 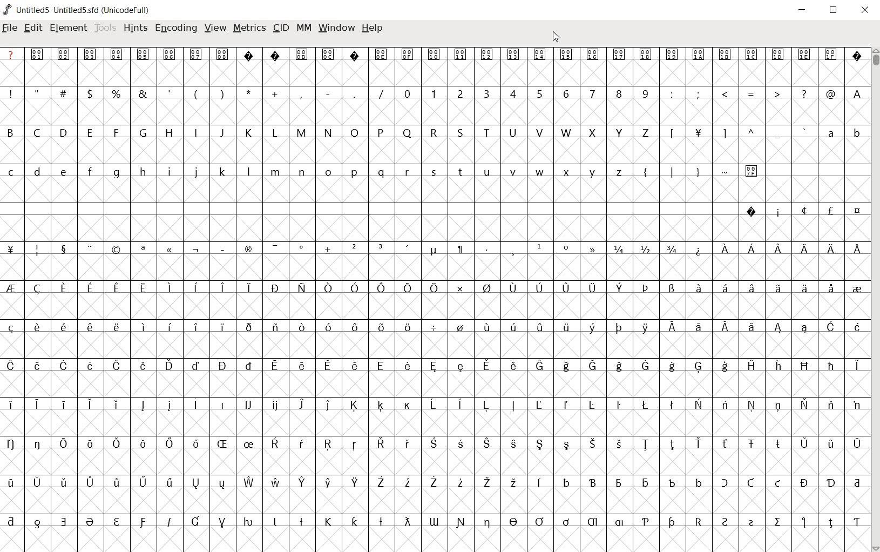 I want to click on Symbol, so click(x=357, y=327).